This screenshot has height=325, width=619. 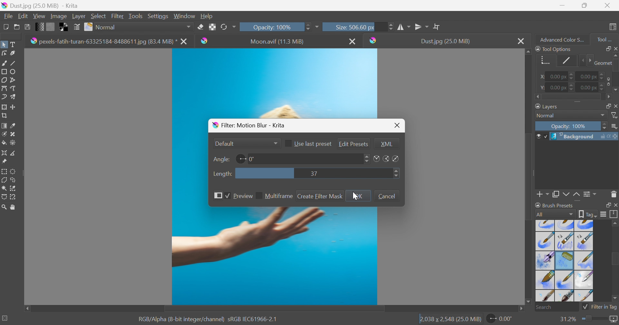 What do you see at coordinates (445, 41) in the screenshot?
I see `Dust.jpg (25.0 MB)` at bounding box center [445, 41].